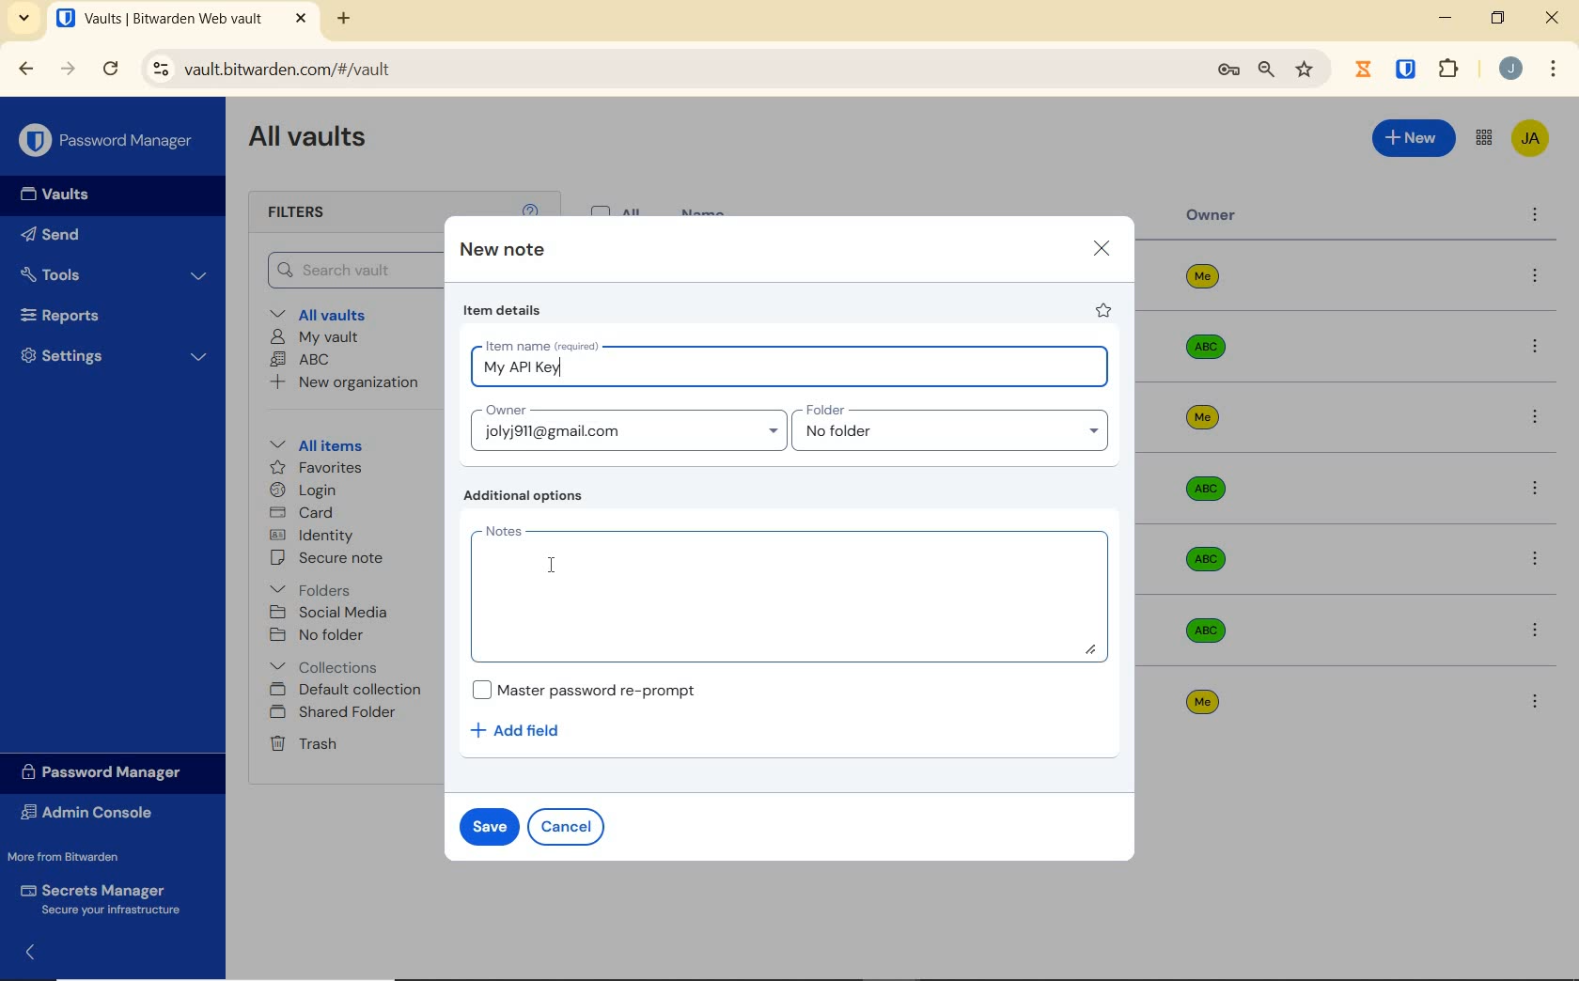 The image size is (1579, 981). Describe the element at coordinates (333, 613) in the screenshot. I see `SOCIAL MEDIA` at that location.